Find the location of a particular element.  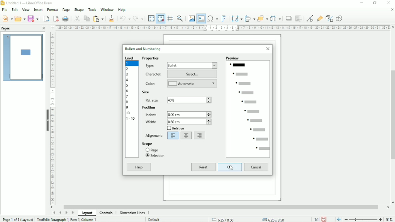

Save is located at coordinates (33, 18).